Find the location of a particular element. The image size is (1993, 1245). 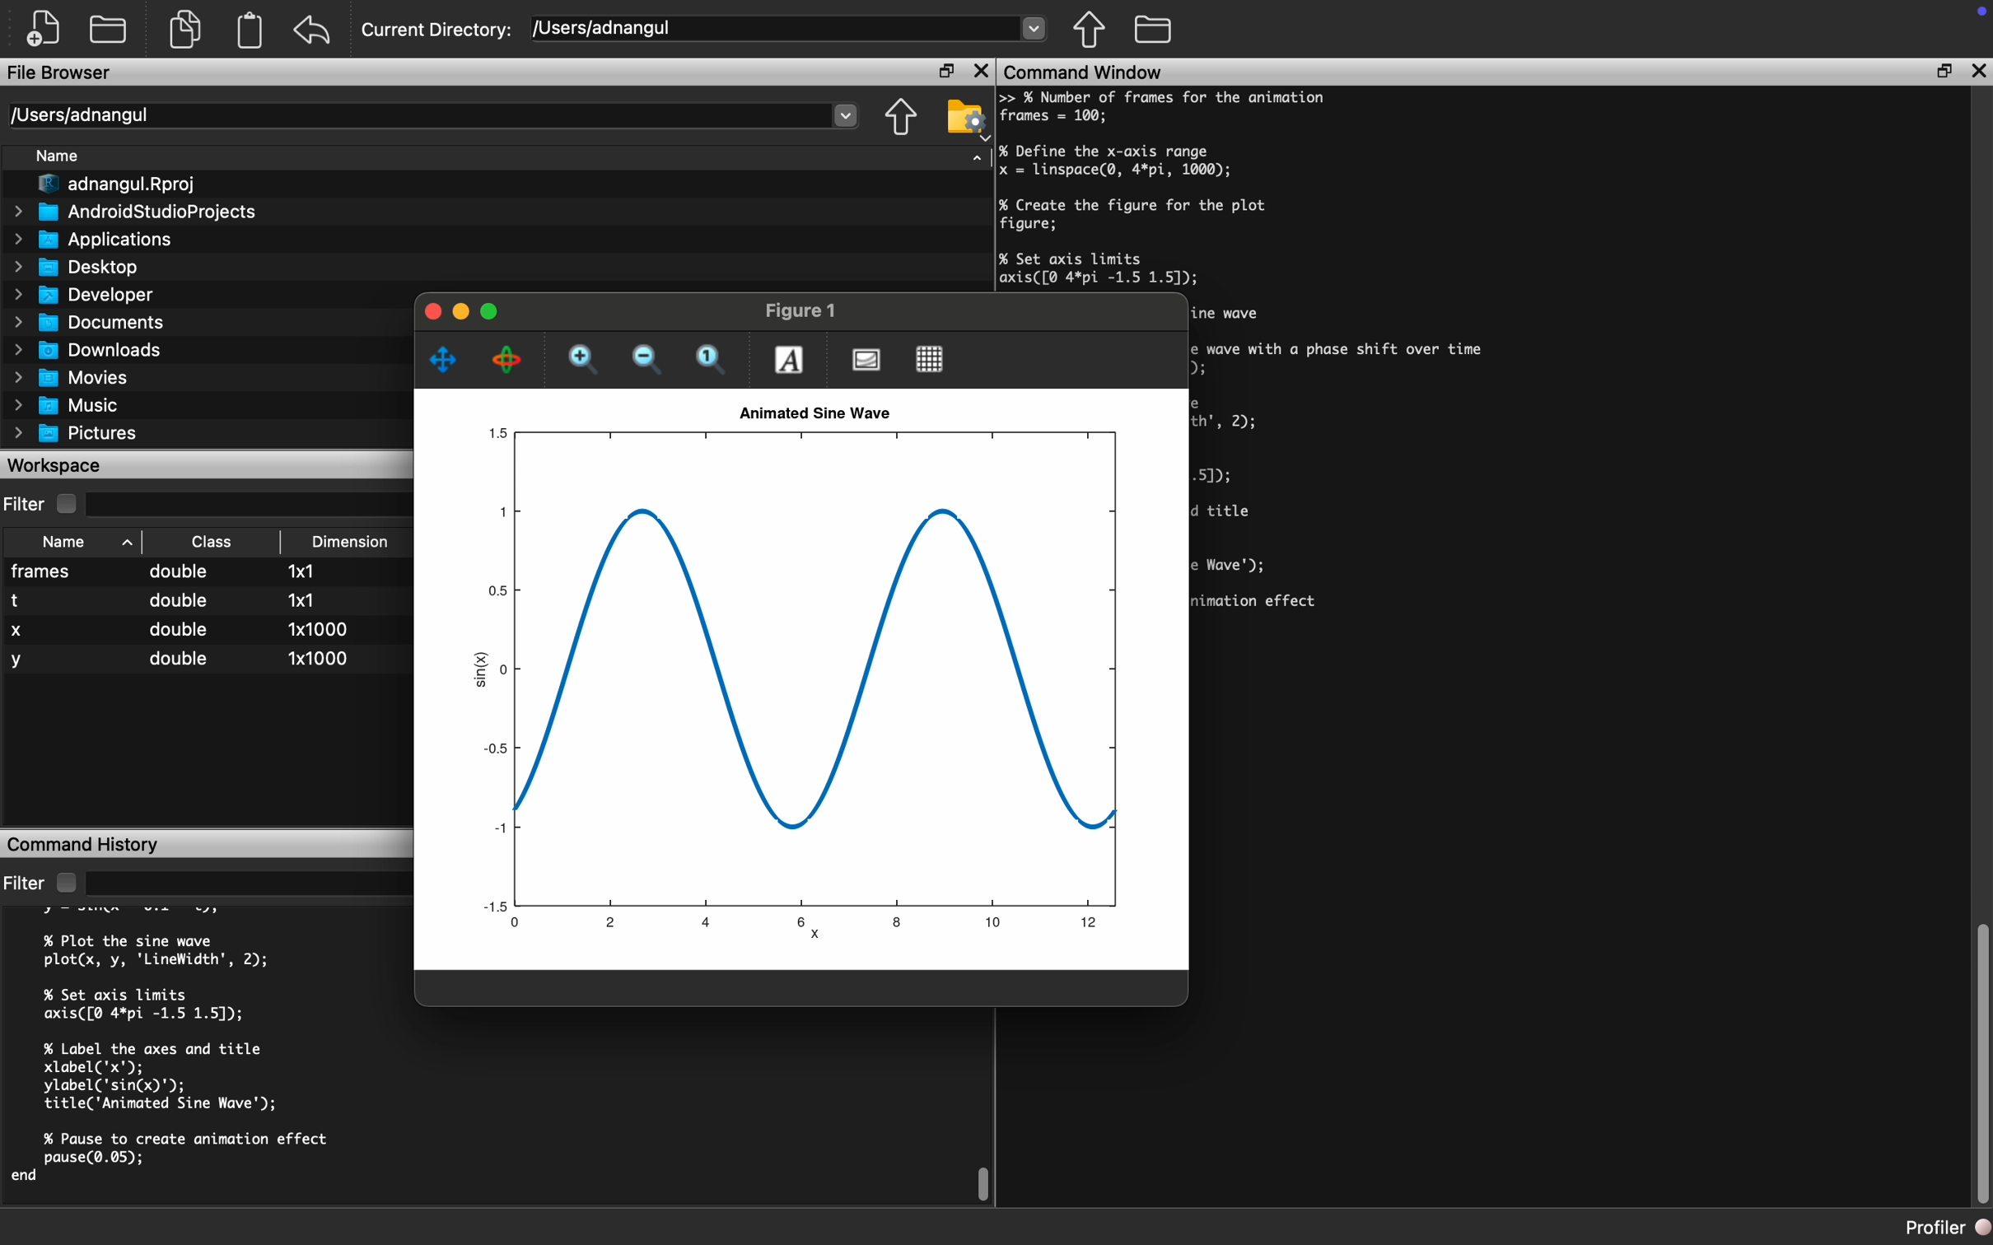

AndroidStudioProjects is located at coordinates (135, 212).